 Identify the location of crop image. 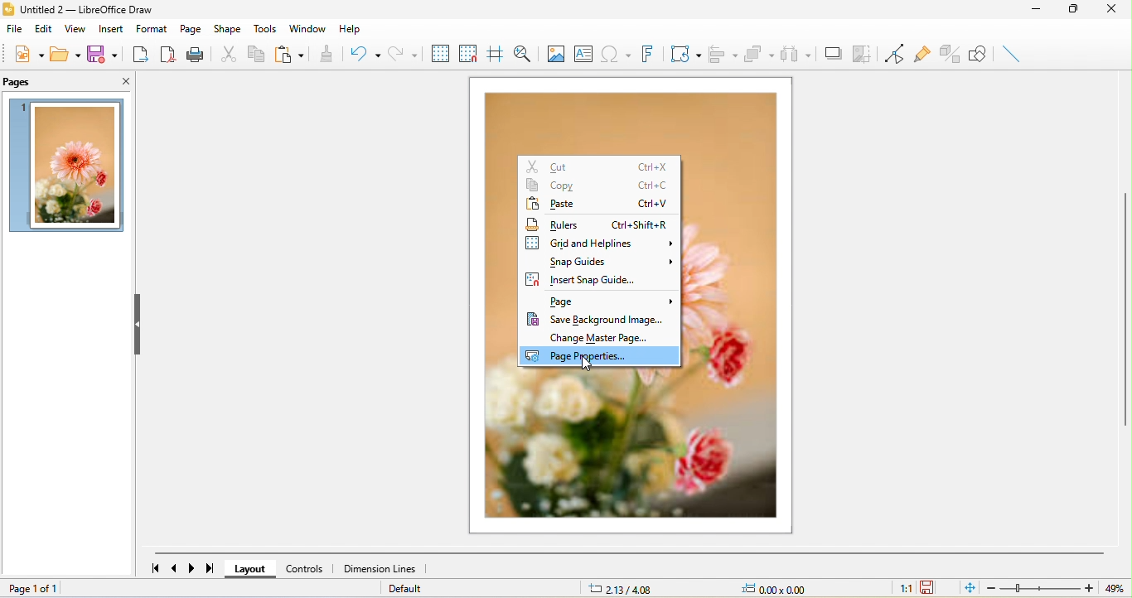
(861, 52).